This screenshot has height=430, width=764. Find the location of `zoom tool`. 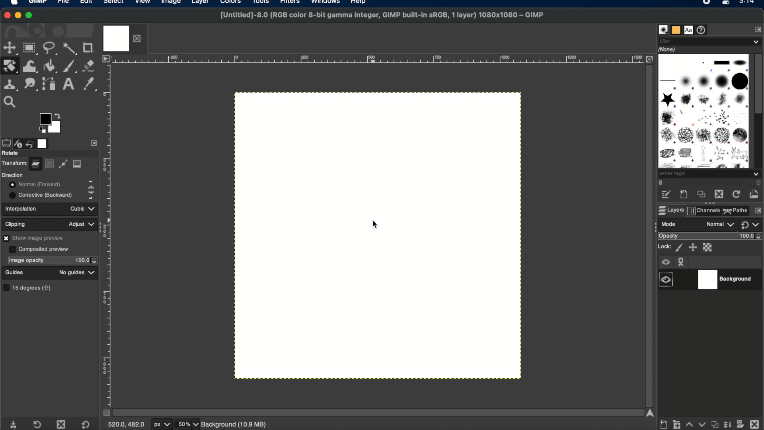

zoom tool is located at coordinates (13, 101).